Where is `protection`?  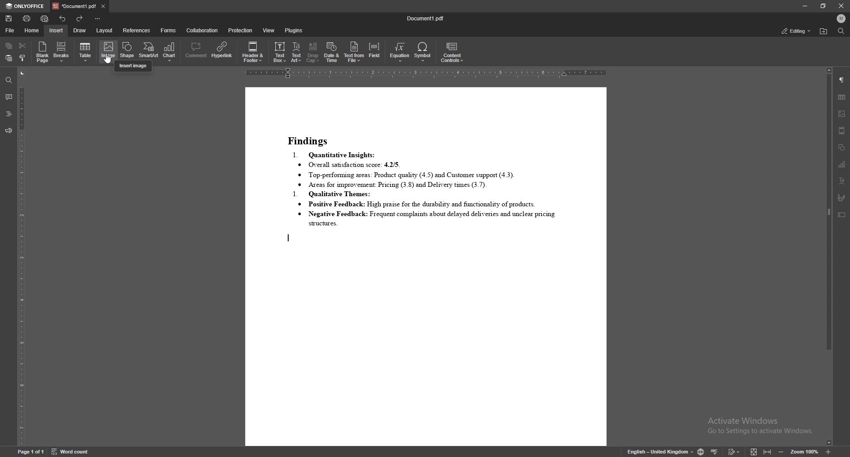
protection is located at coordinates (240, 31).